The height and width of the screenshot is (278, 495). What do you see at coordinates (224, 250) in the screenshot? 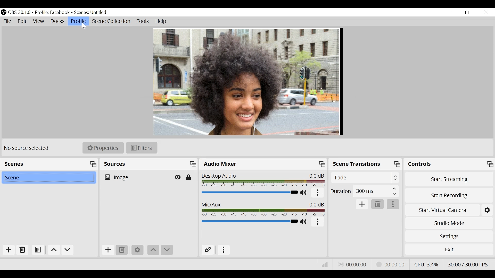
I see `More Options` at bounding box center [224, 250].